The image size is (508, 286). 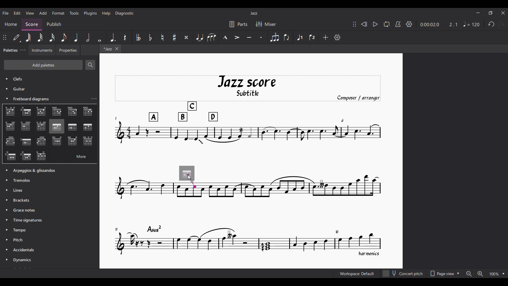 What do you see at coordinates (10, 52) in the screenshot?
I see `Palettes, current selection` at bounding box center [10, 52].